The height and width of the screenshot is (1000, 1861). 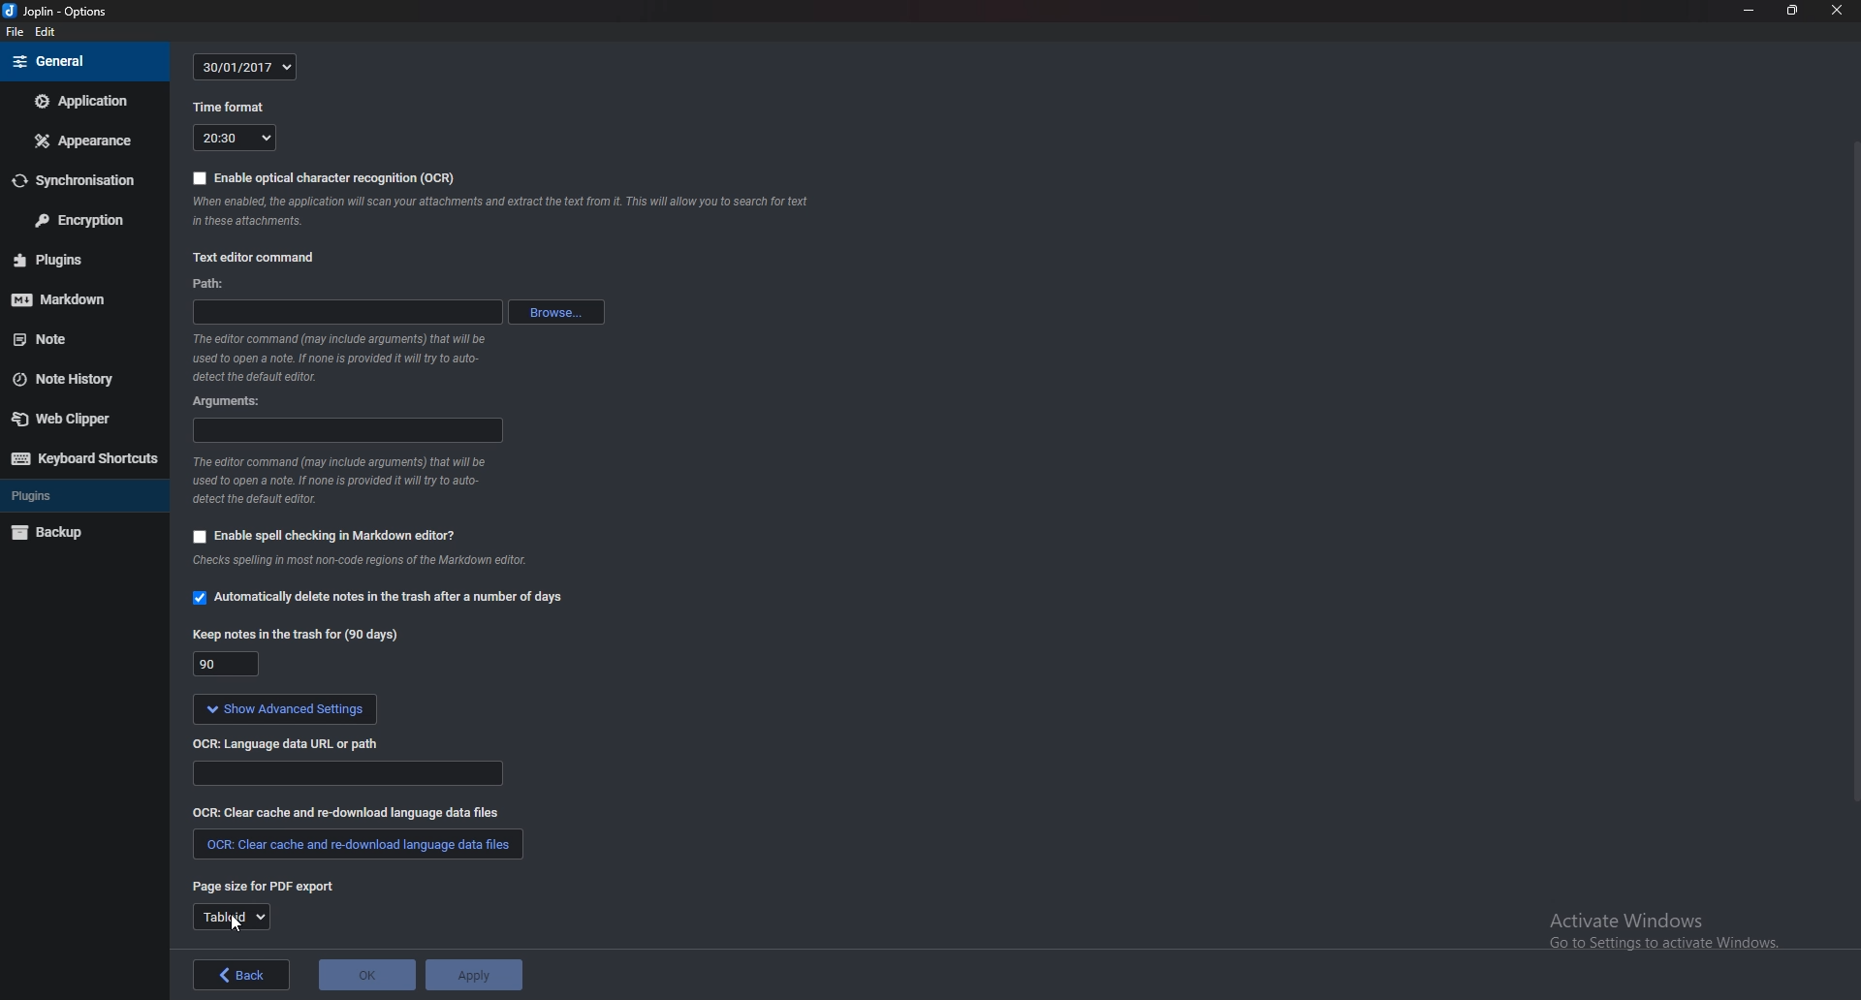 I want to click on note, so click(x=503, y=213).